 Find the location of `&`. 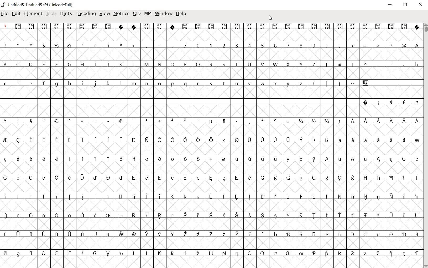

& is located at coordinates (70, 45).